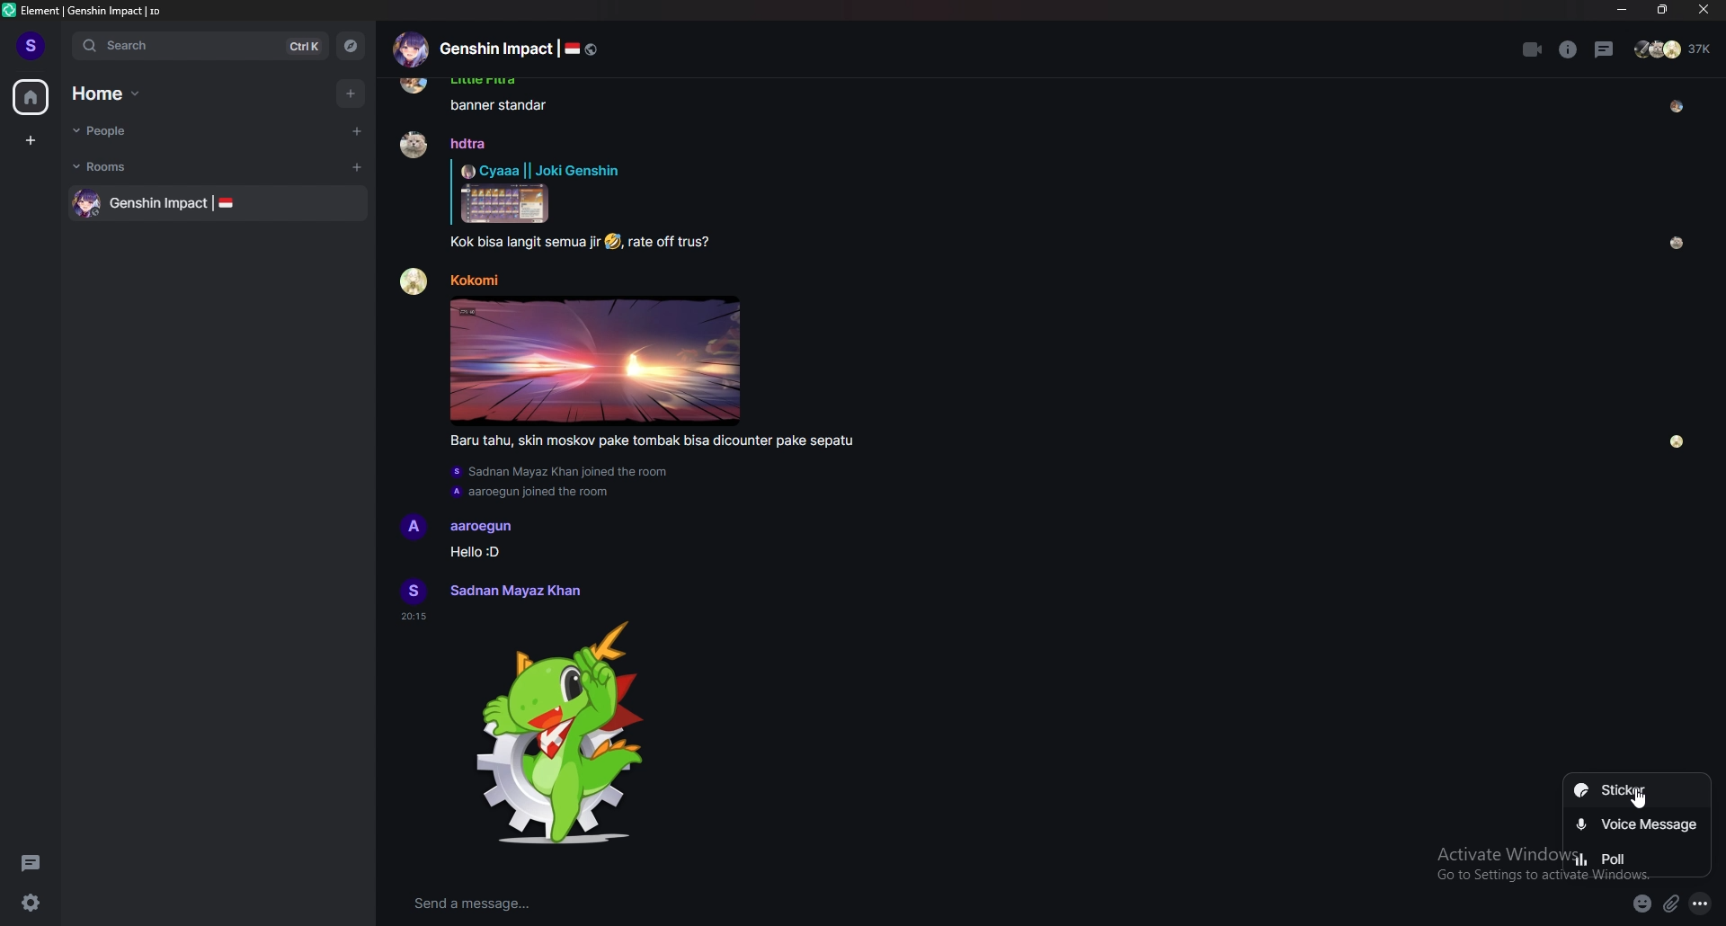  I want to click on Insert emoji, so click(1642, 904).